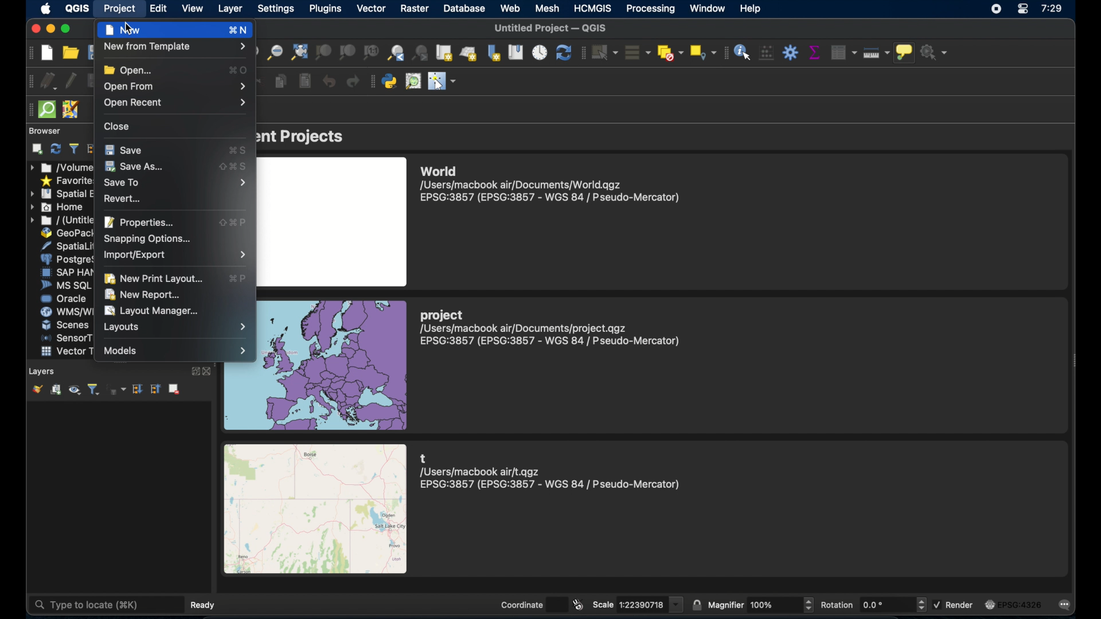 This screenshot has height=619, width=1101. I want to click on remove layer/group, so click(175, 388).